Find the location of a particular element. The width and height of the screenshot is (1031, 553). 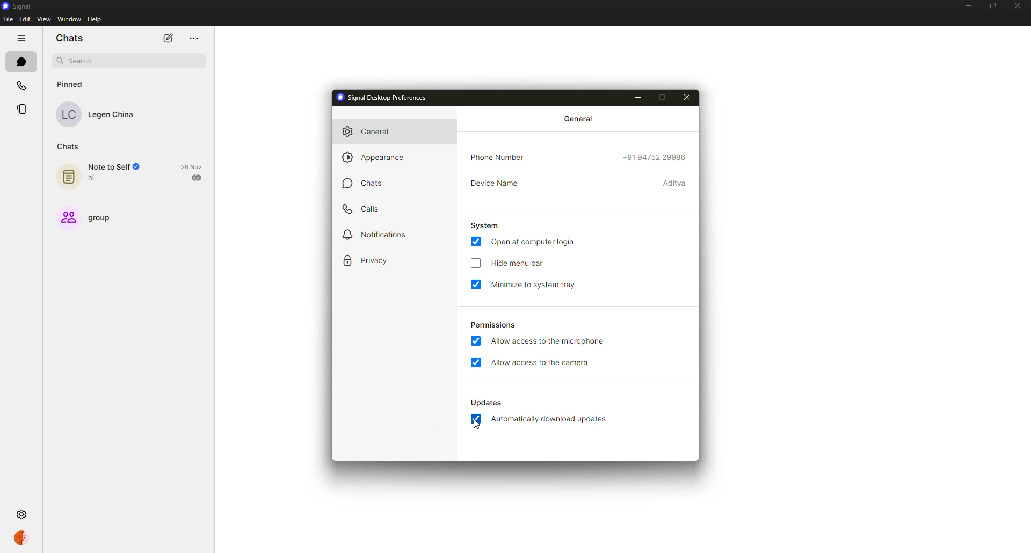

enabled is located at coordinates (476, 283).